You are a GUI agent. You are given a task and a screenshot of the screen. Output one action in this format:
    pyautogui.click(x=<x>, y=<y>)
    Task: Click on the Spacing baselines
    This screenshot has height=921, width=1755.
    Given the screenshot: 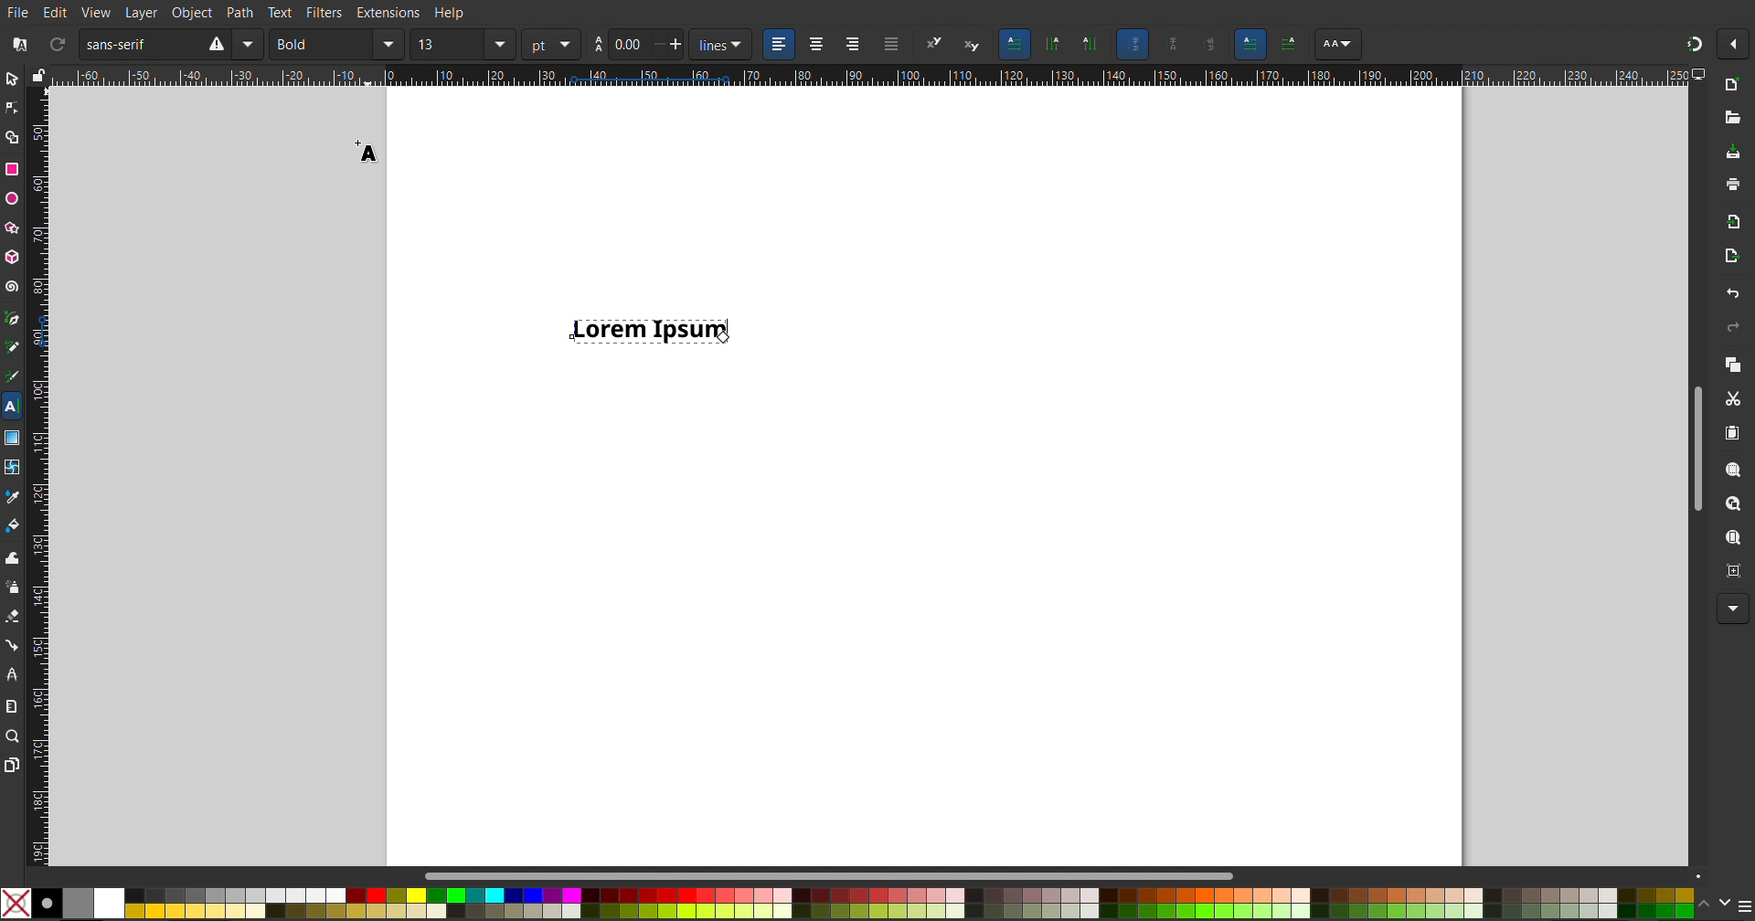 What is the action you would take?
    pyautogui.click(x=638, y=46)
    